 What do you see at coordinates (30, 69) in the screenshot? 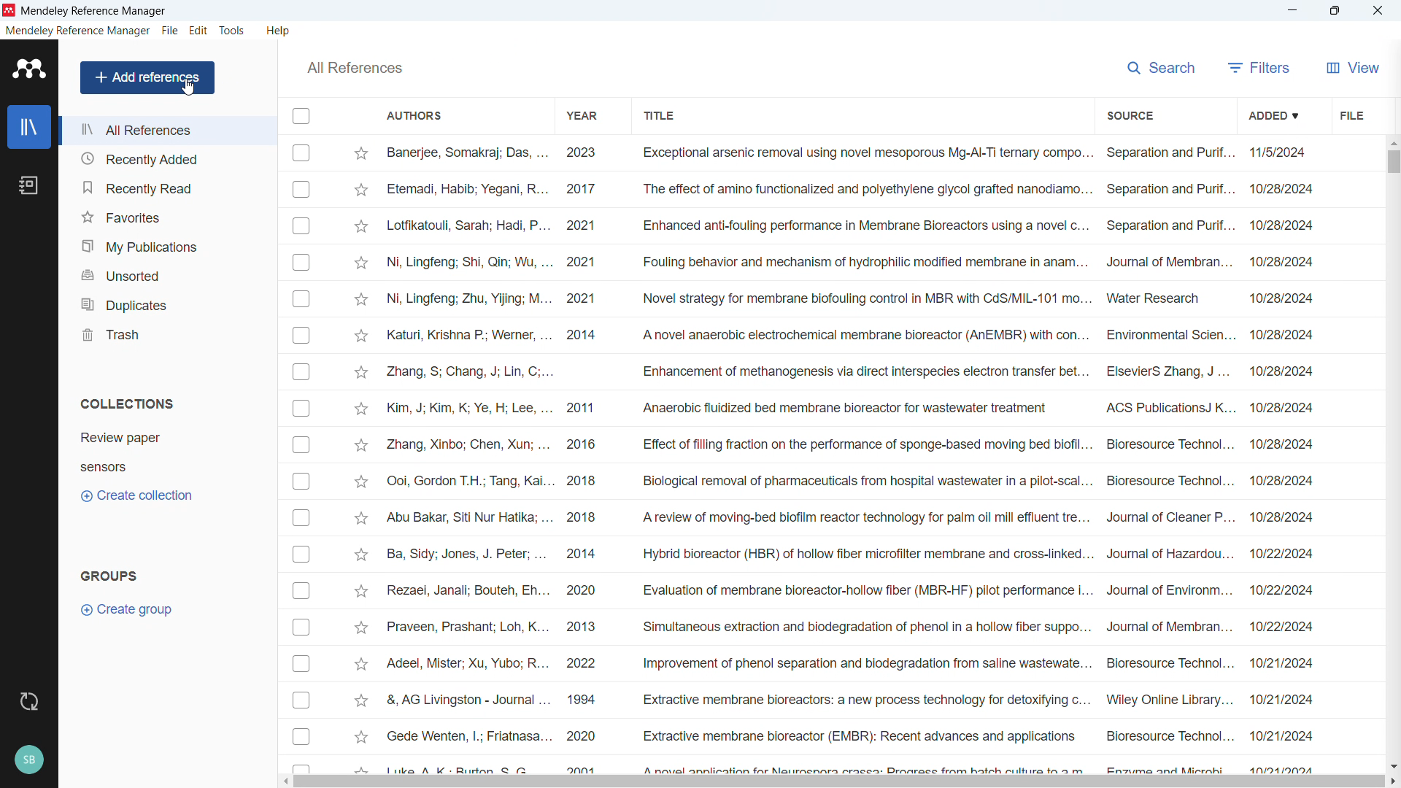
I see `Logo ` at bounding box center [30, 69].